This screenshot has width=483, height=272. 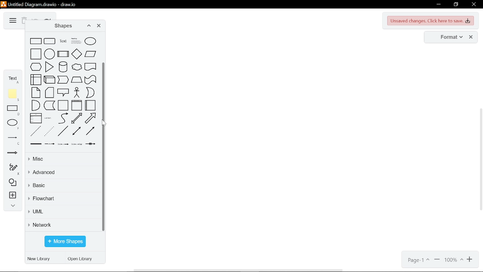 I want to click on network, so click(x=63, y=224).